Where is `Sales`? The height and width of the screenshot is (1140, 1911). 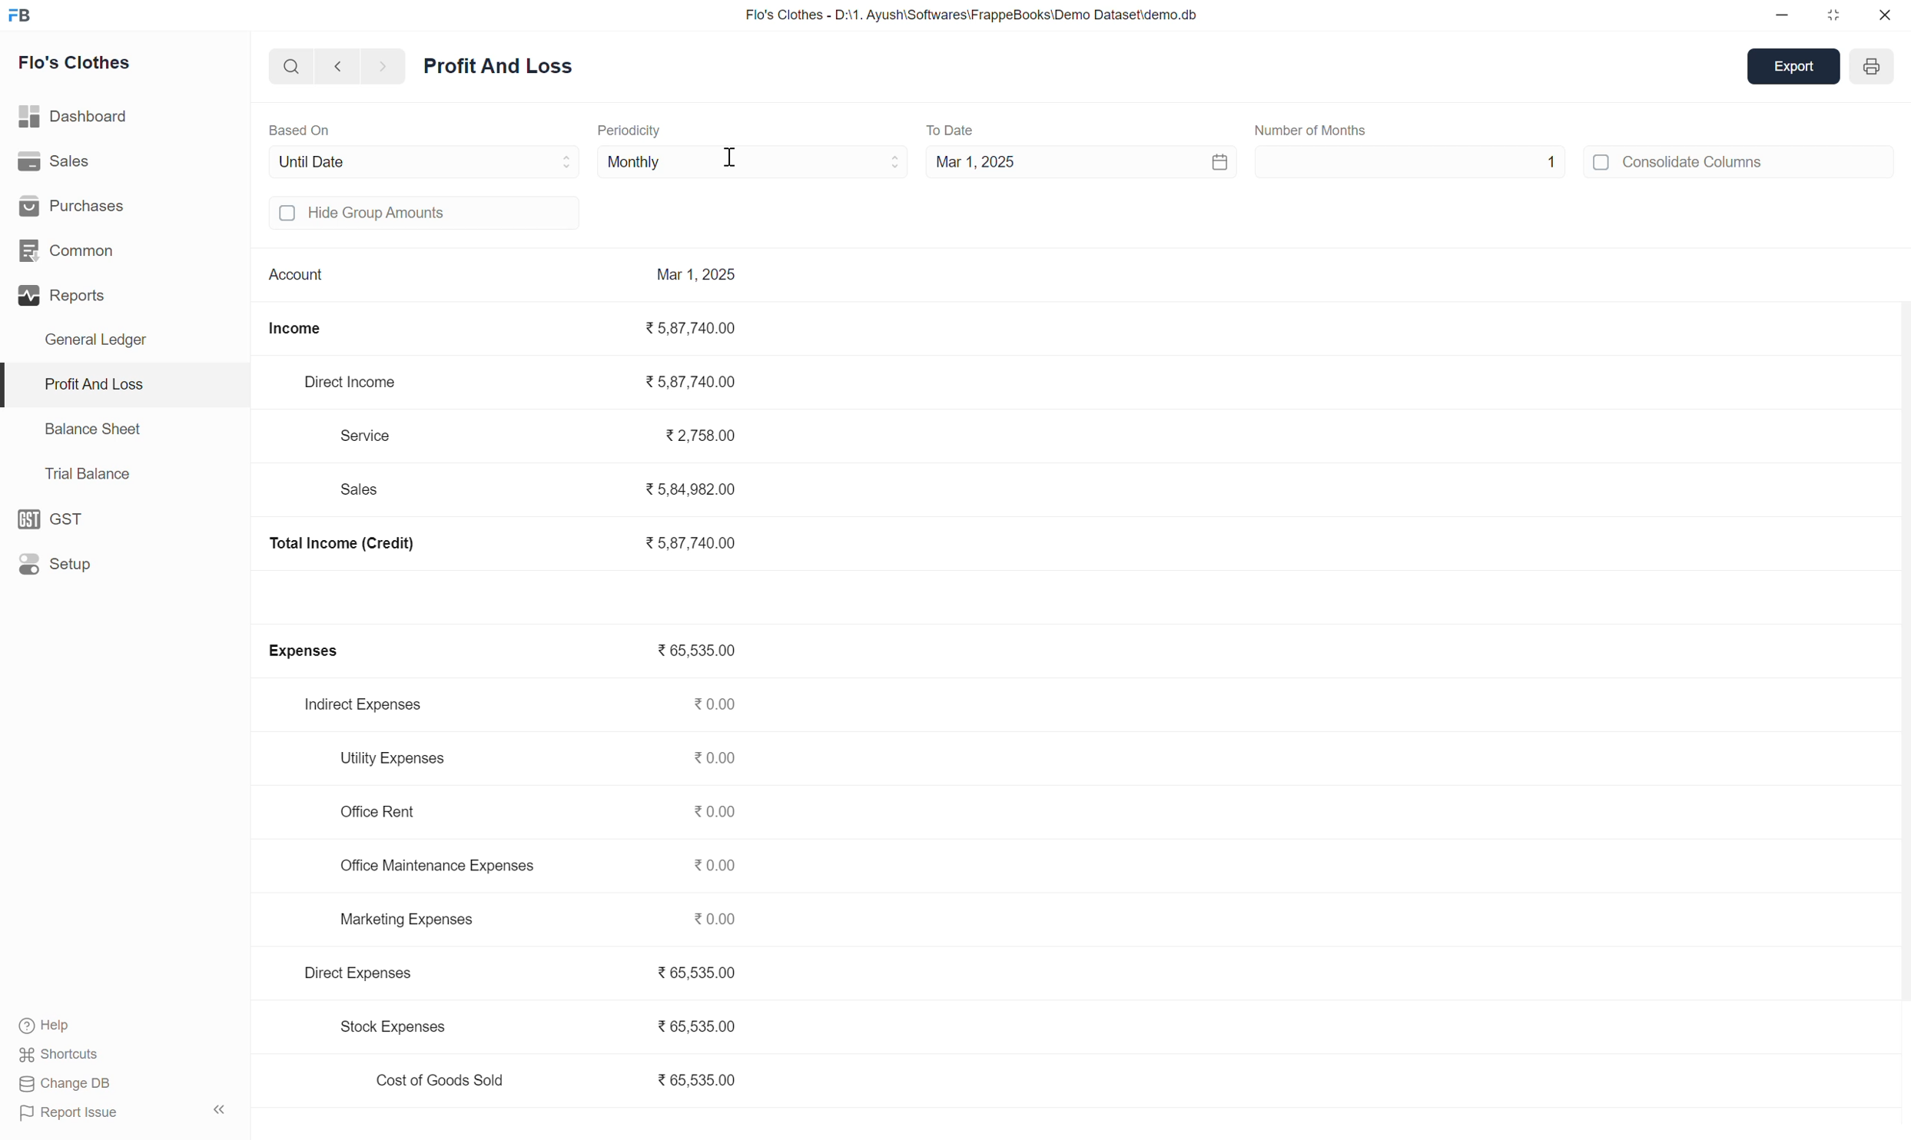
Sales is located at coordinates (367, 490).